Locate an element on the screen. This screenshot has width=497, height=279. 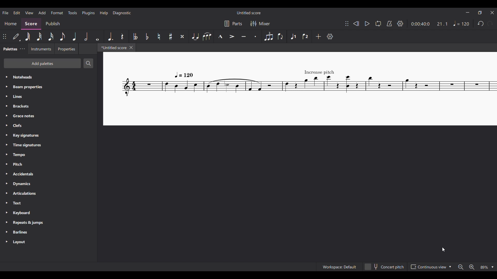
Rewind is located at coordinates (356, 24).